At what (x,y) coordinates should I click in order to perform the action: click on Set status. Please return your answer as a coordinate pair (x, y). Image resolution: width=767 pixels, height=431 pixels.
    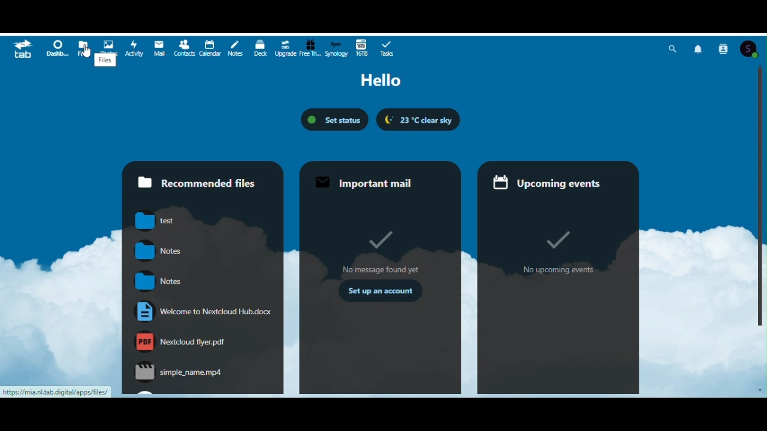
    Looking at the image, I should click on (335, 120).